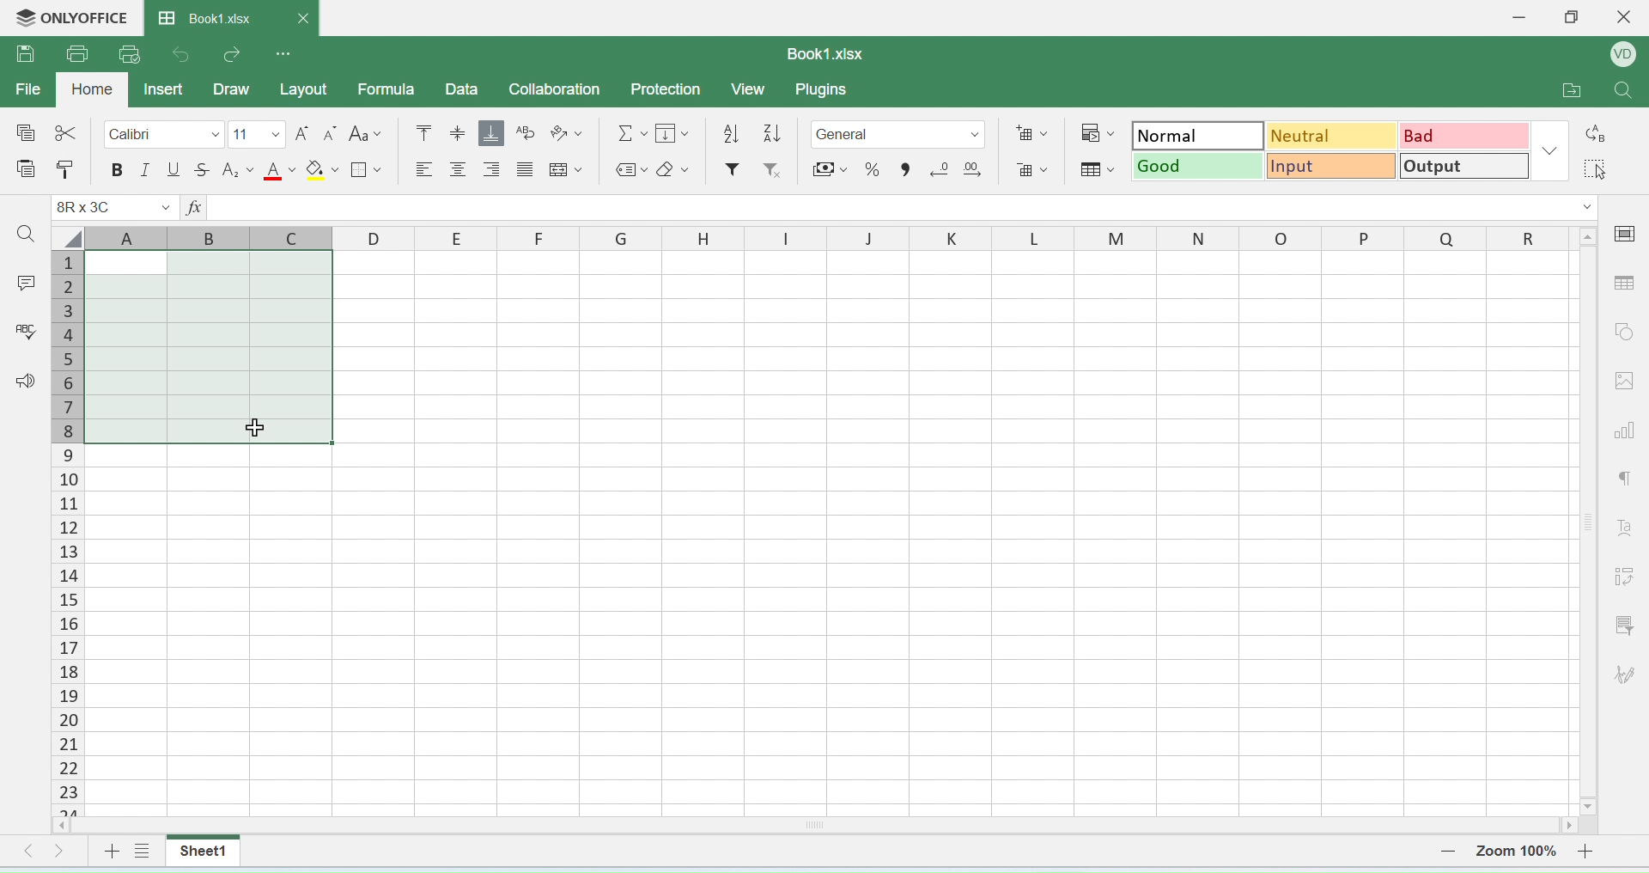  What do you see at coordinates (166, 135) in the screenshot?
I see `calibri` at bounding box center [166, 135].